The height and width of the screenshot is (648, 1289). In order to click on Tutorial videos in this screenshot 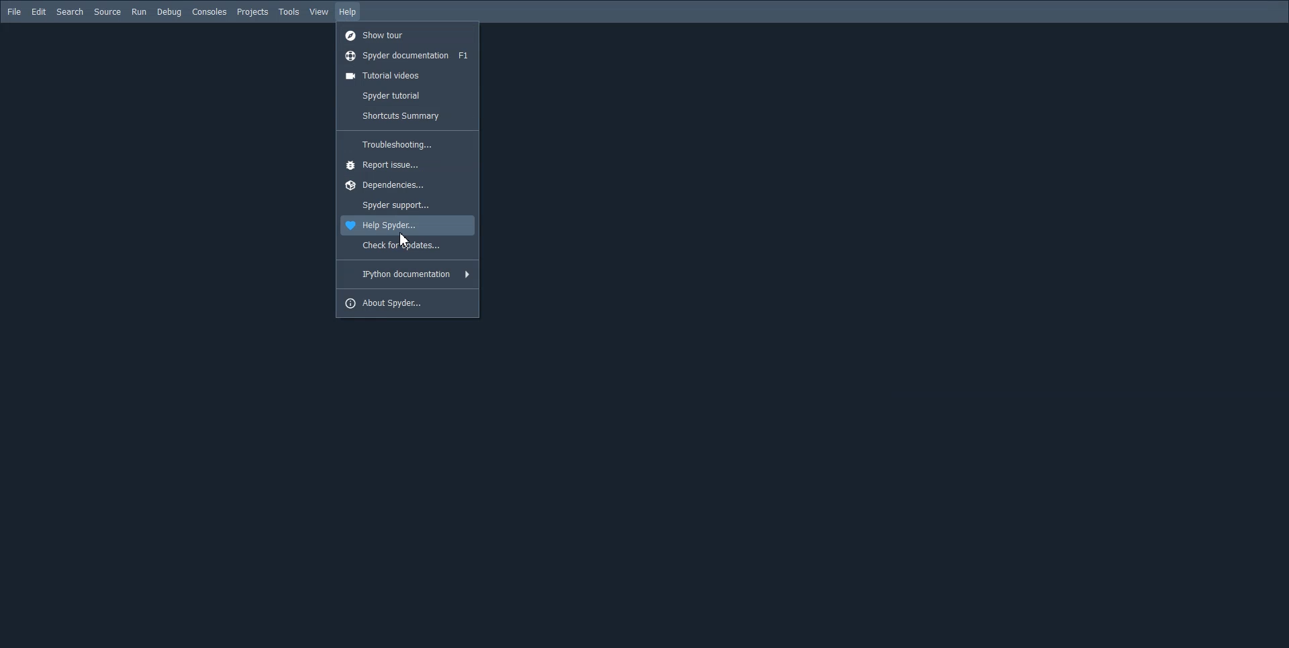, I will do `click(408, 76)`.